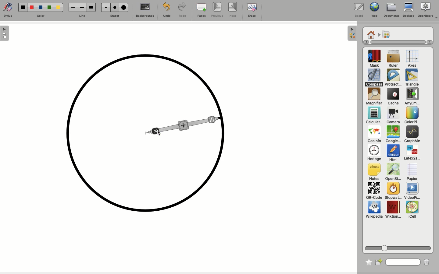 This screenshot has height=274, width=439. Describe the element at coordinates (374, 153) in the screenshot. I see `Horloge` at that location.